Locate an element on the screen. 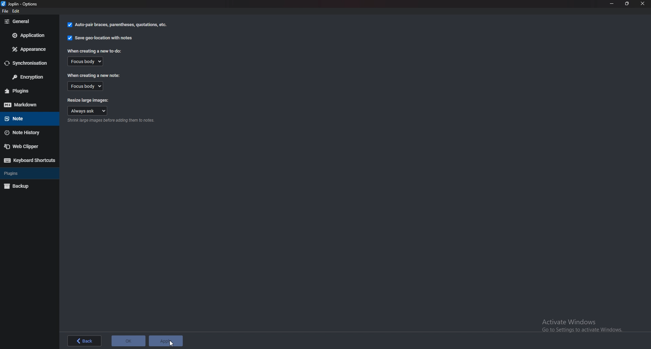  edit is located at coordinates (19, 11).